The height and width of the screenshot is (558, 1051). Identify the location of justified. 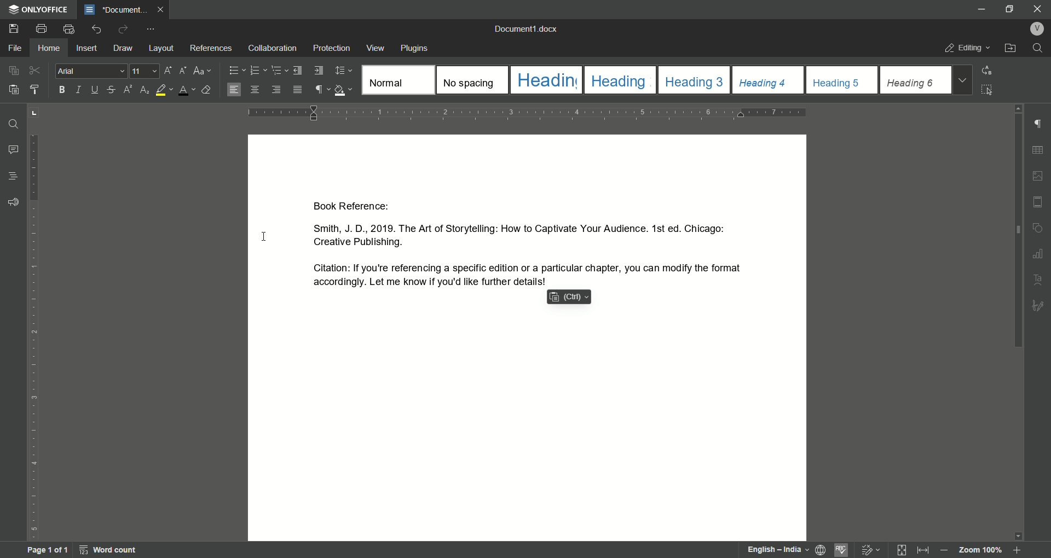
(297, 90).